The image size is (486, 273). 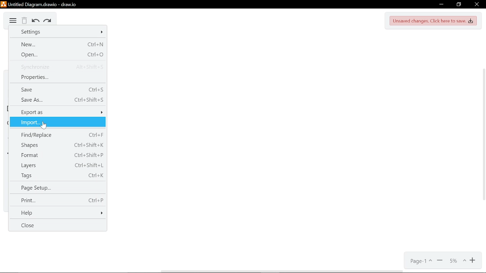 I want to click on Save, so click(x=57, y=100).